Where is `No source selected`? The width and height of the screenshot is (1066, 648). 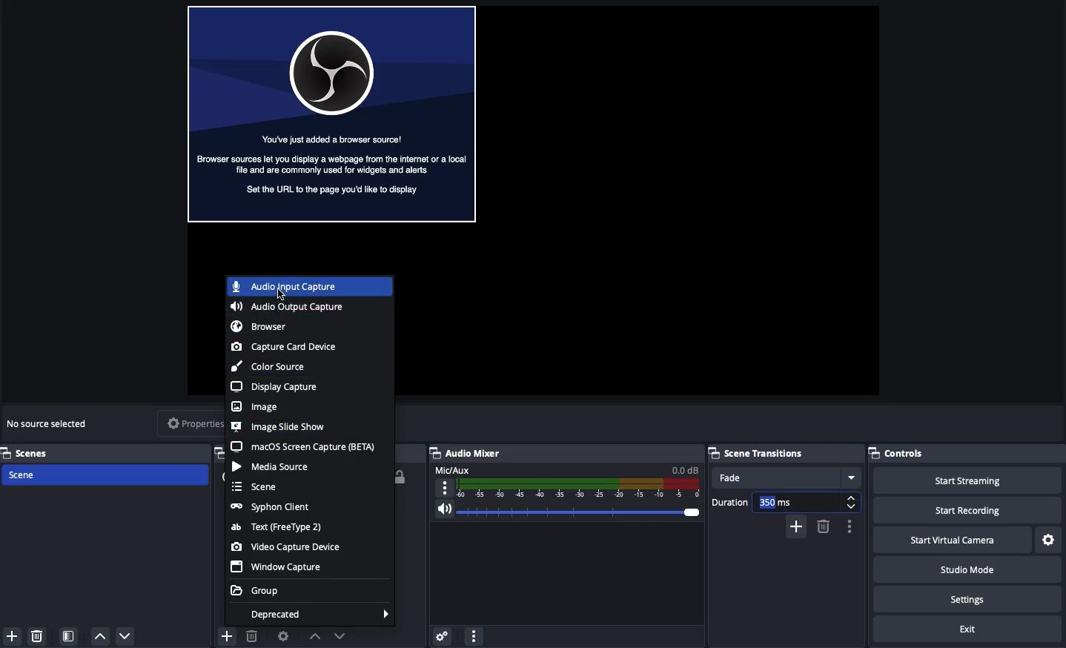
No source selected is located at coordinates (48, 426).